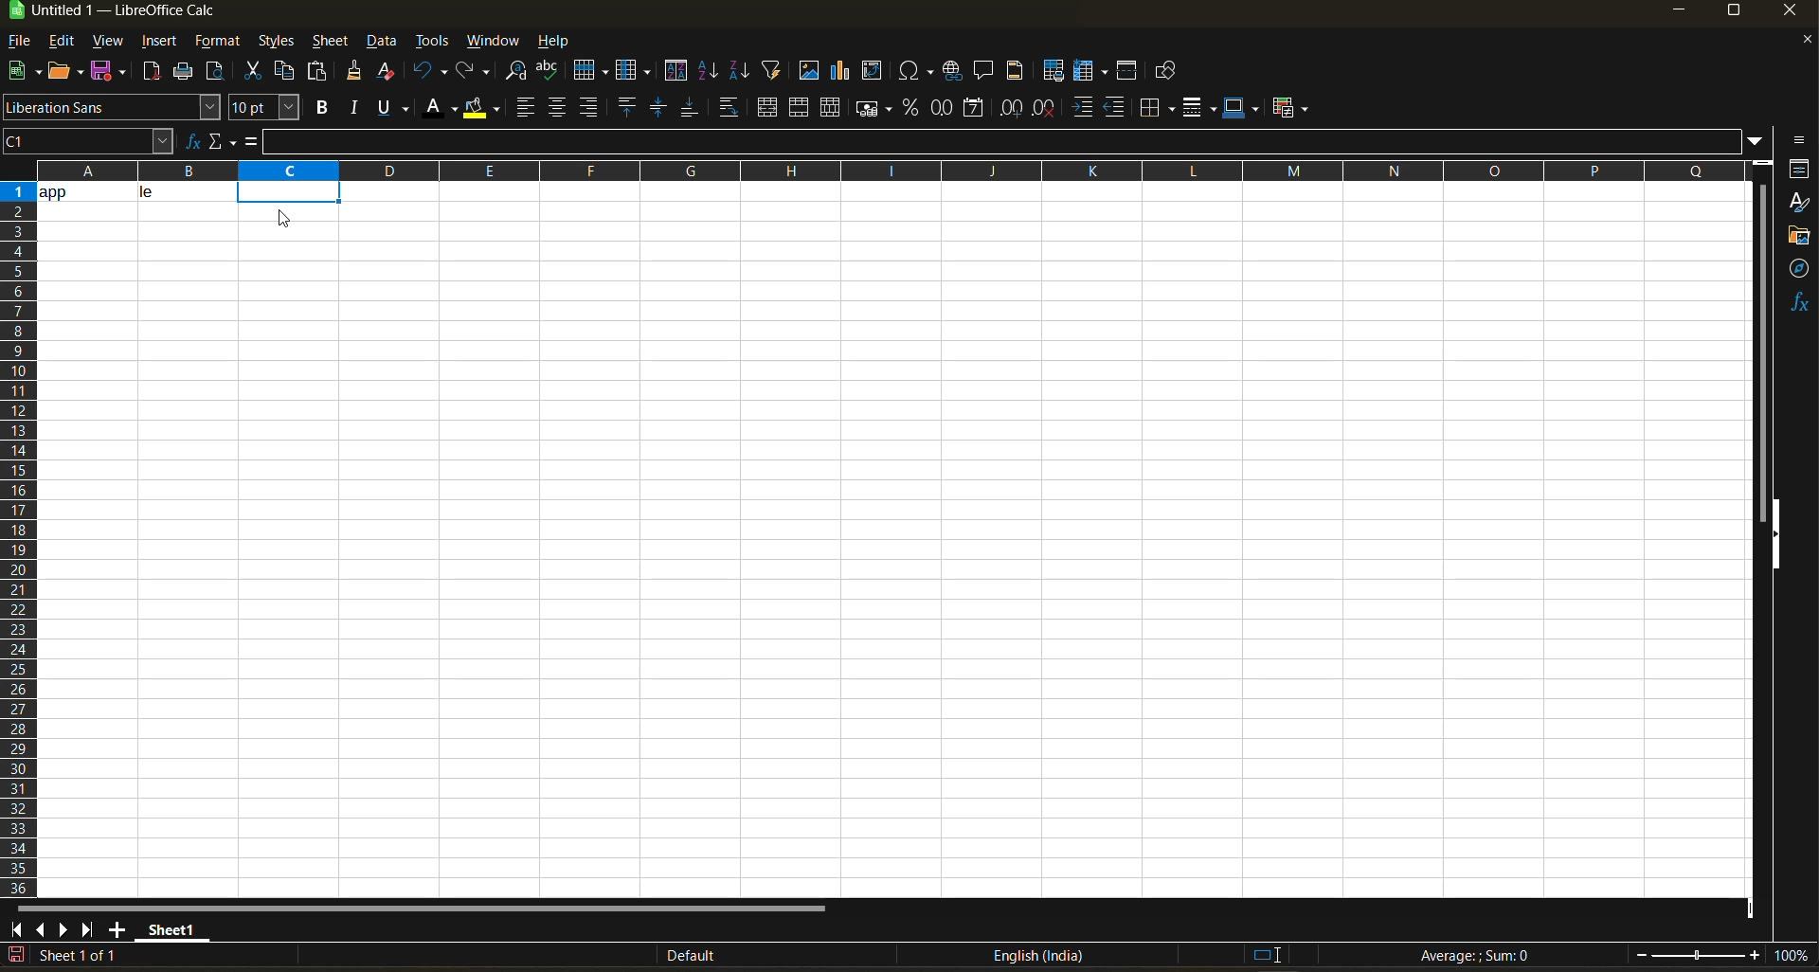  Describe the element at coordinates (1037, 955) in the screenshot. I see `text language` at that location.